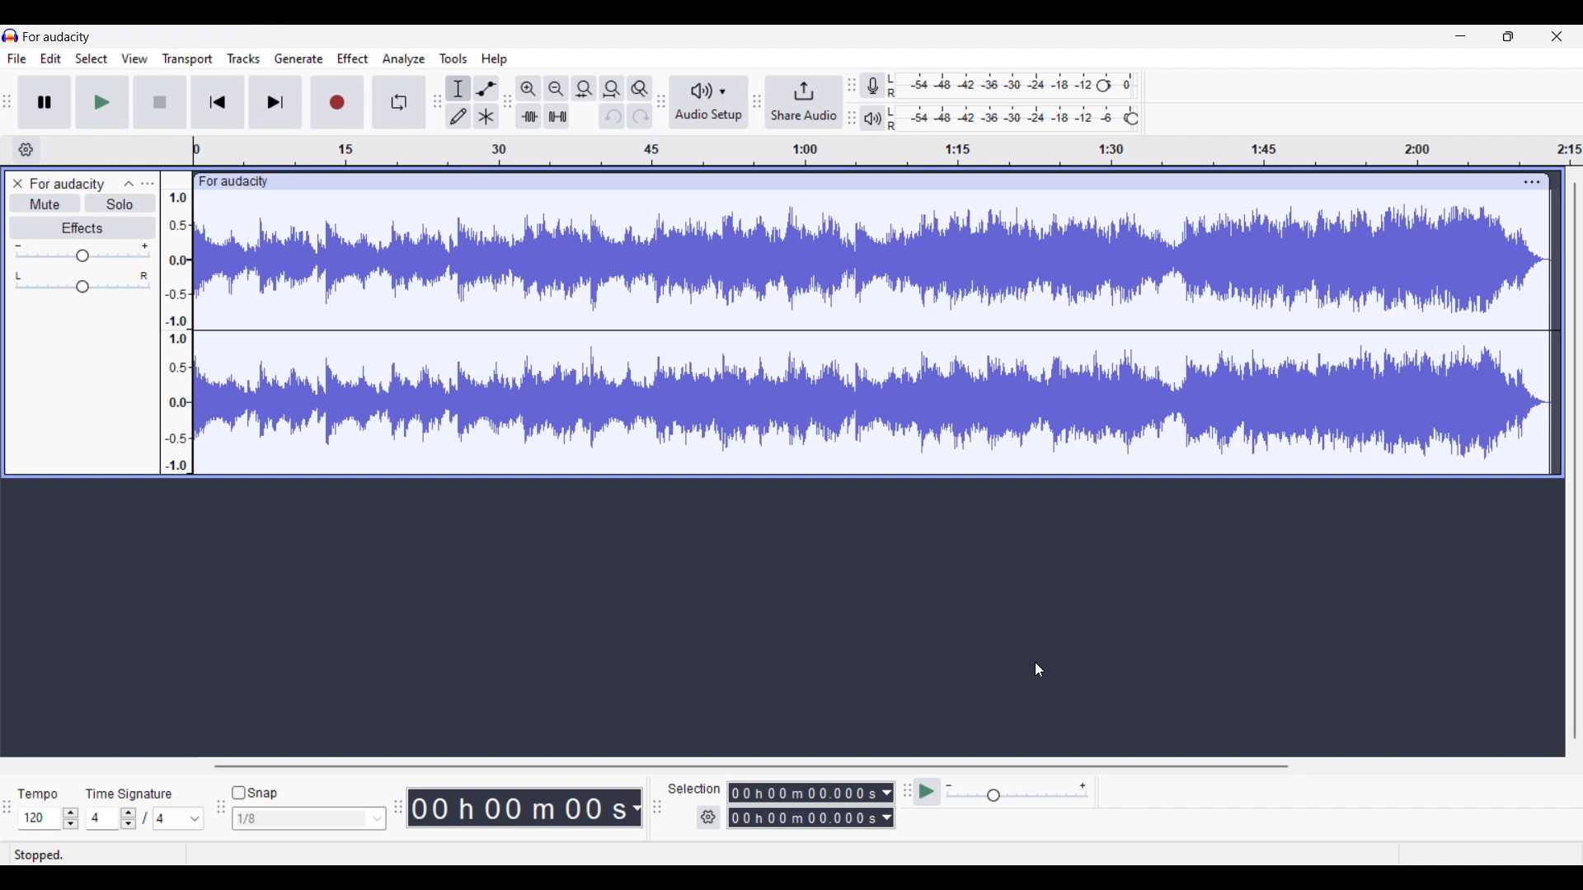 The width and height of the screenshot is (1583, 890). I want to click on Pan to left, so click(18, 276).